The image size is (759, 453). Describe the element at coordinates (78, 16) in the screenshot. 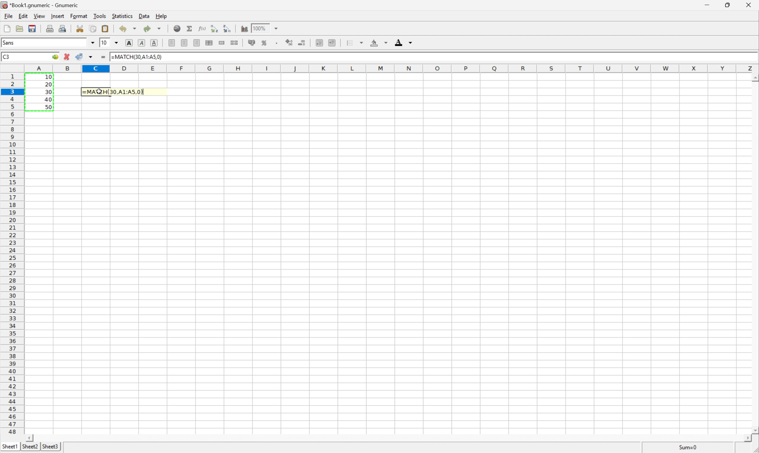

I see `Format` at that location.